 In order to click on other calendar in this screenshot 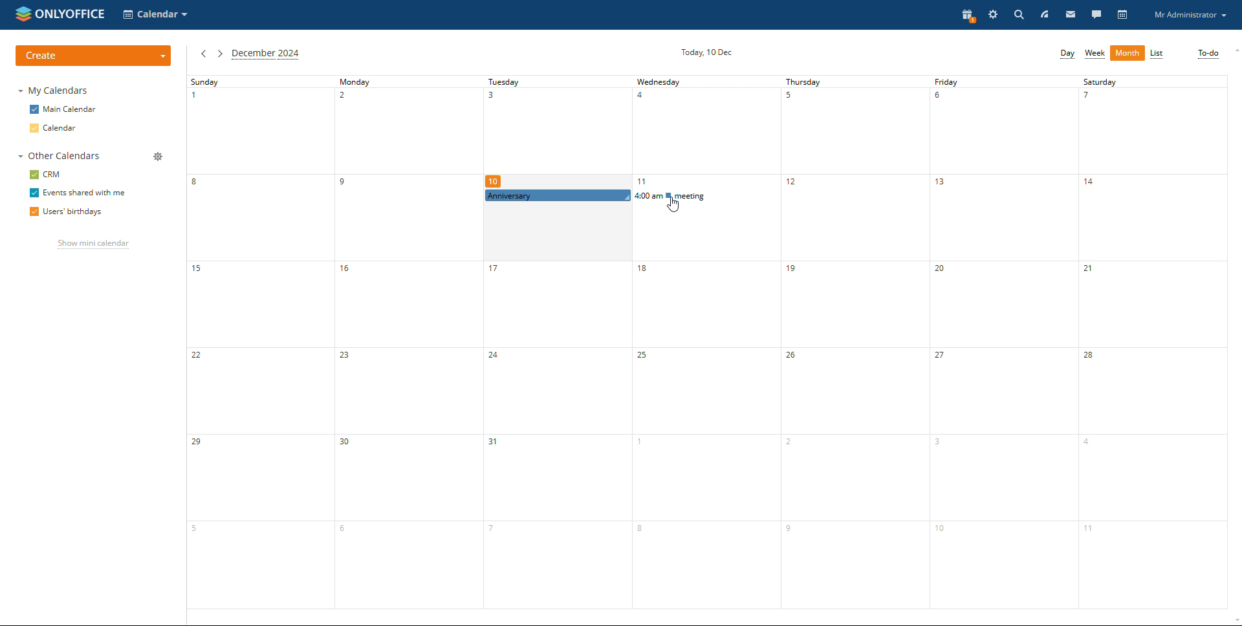, I will do `click(58, 156)`.